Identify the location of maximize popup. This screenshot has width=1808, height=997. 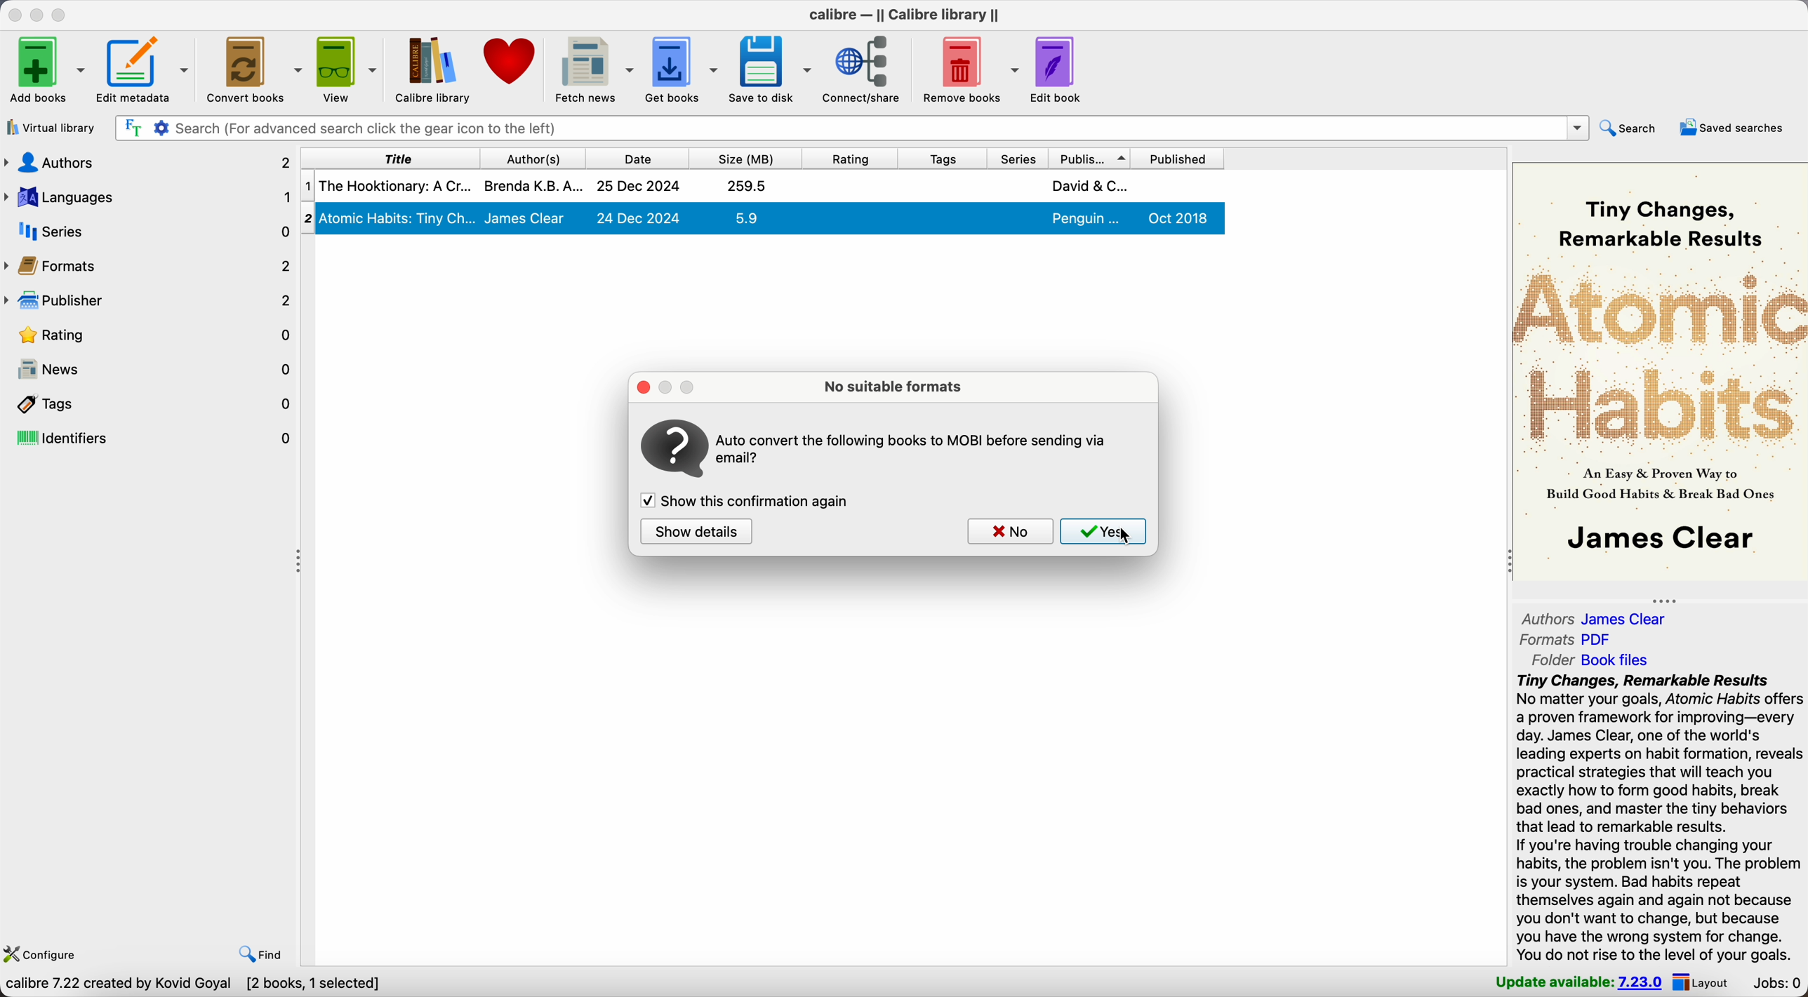
(691, 387).